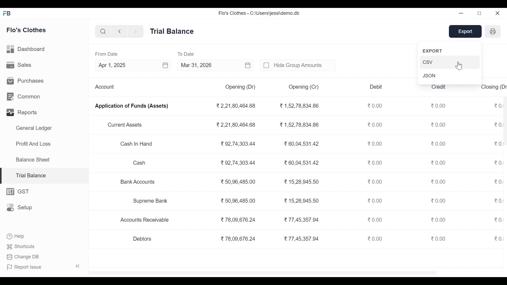 The width and height of the screenshot is (507, 285). What do you see at coordinates (45, 176) in the screenshot?
I see `Trial Balance` at bounding box center [45, 176].